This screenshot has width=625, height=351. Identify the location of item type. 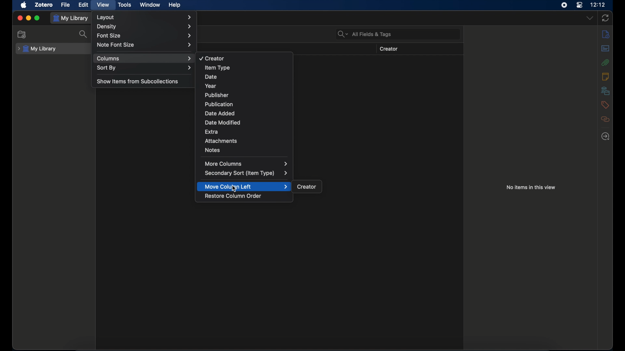
(217, 68).